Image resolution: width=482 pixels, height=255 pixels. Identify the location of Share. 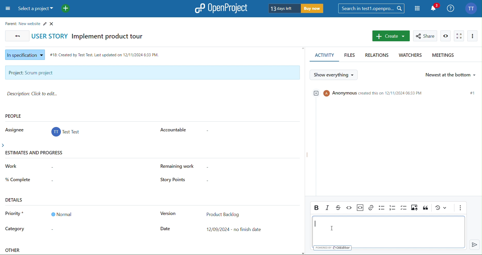
(426, 36).